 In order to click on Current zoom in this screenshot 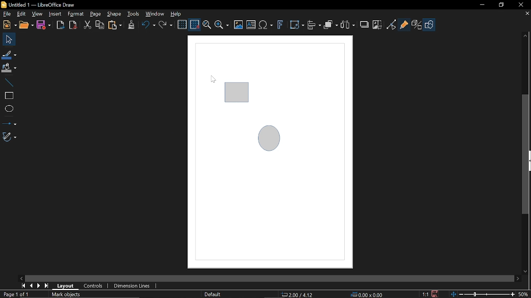, I will do `click(525, 295)`.